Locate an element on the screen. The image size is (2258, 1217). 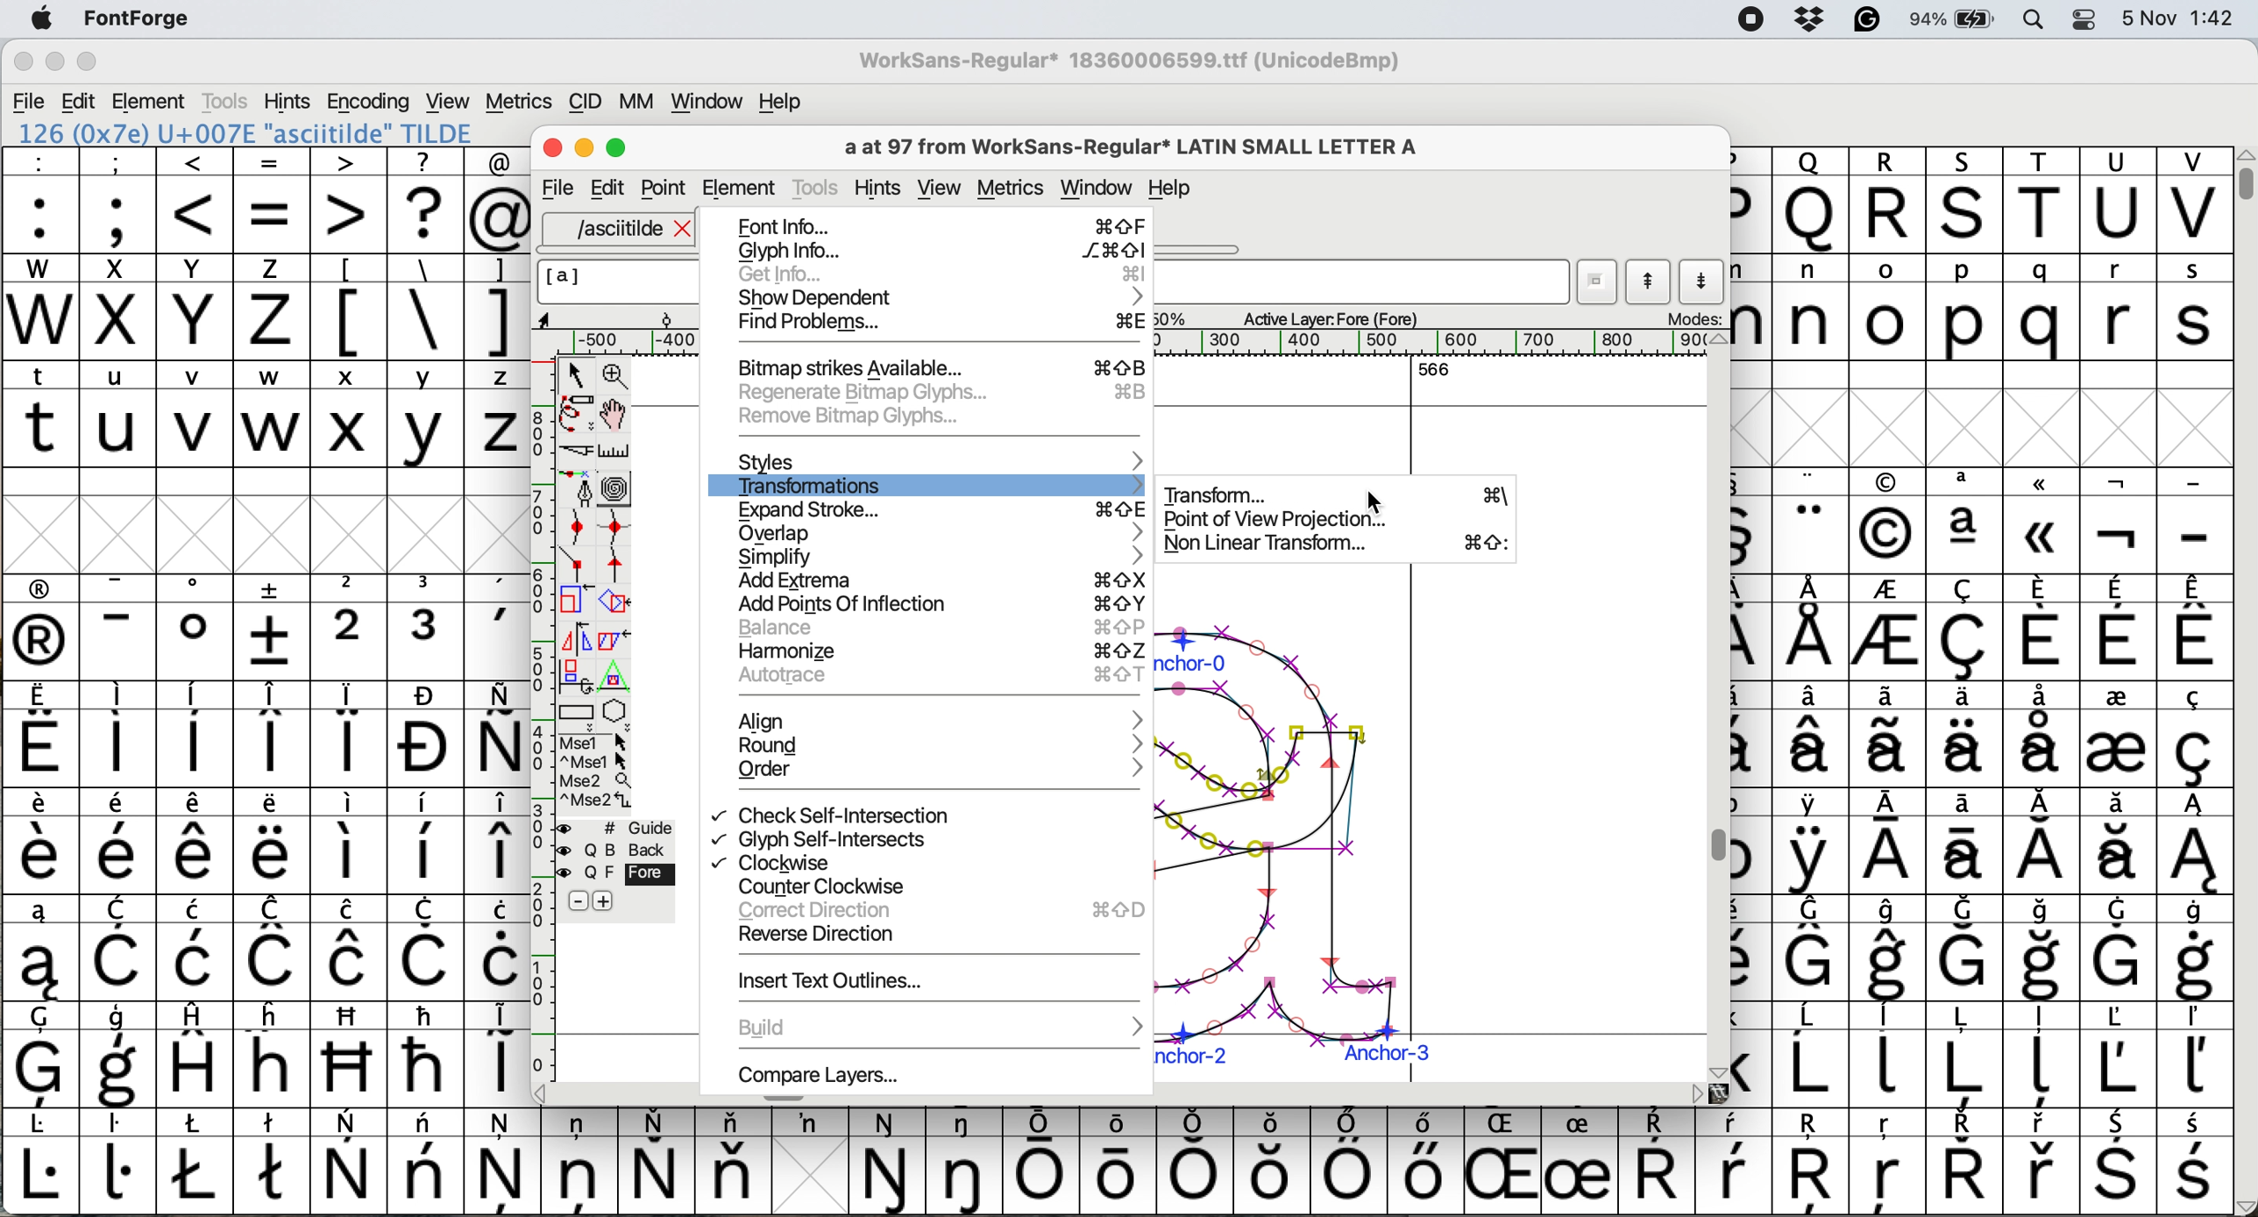
zoom scale is located at coordinates (1176, 318).